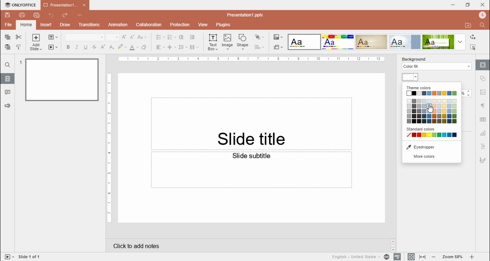 The height and width of the screenshot is (261, 490). Describe the element at coordinates (125, 37) in the screenshot. I see `increment font size` at that location.